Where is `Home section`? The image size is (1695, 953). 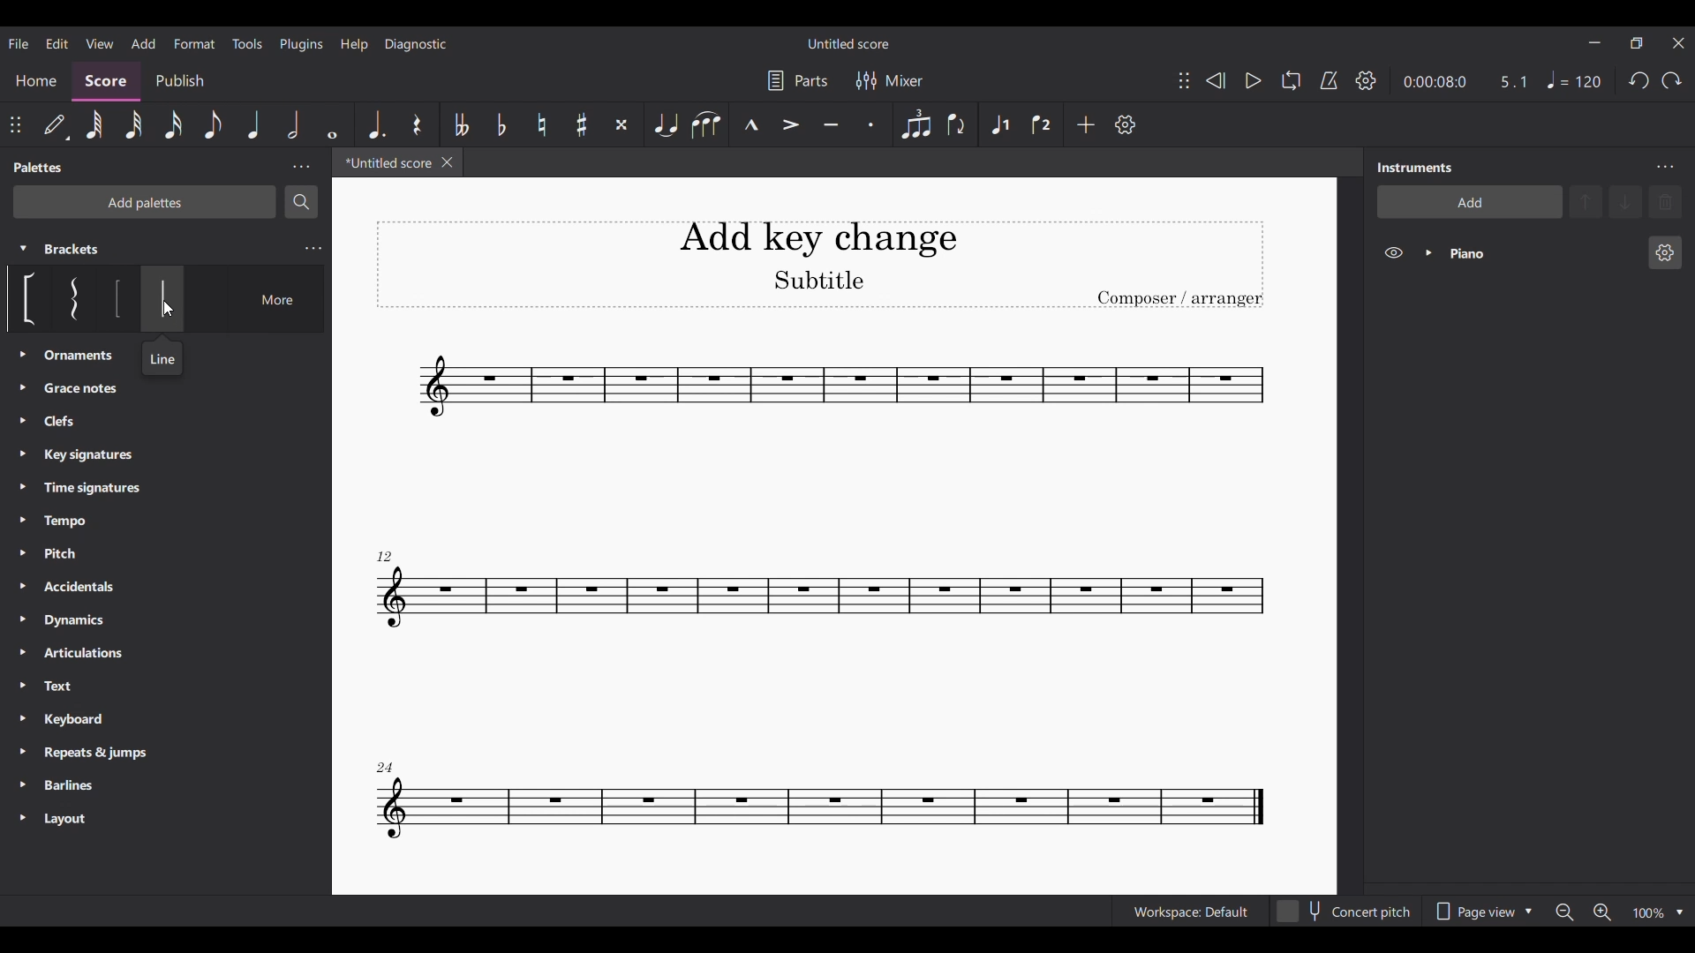 Home section is located at coordinates (37, 80).